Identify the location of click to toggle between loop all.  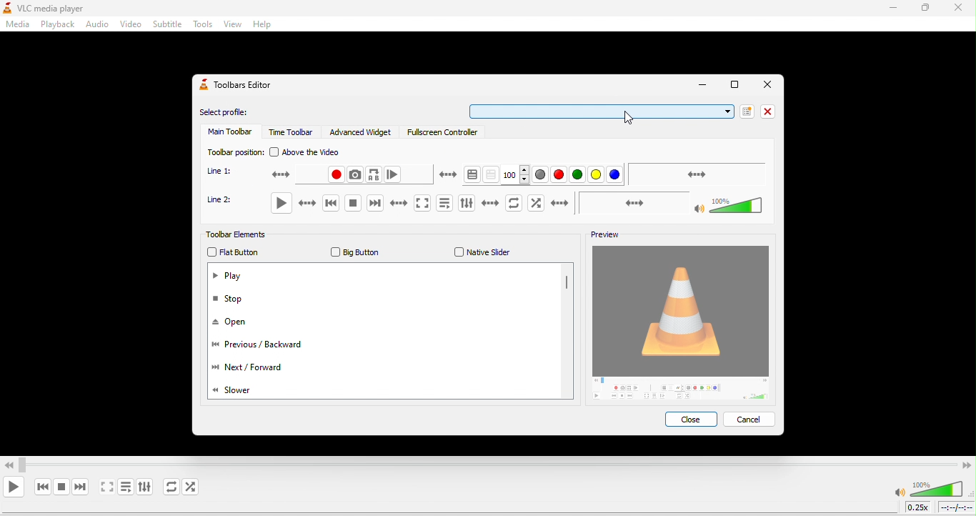
(169, 487).